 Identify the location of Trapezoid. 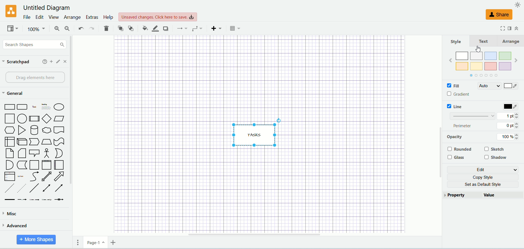
(46, 142).